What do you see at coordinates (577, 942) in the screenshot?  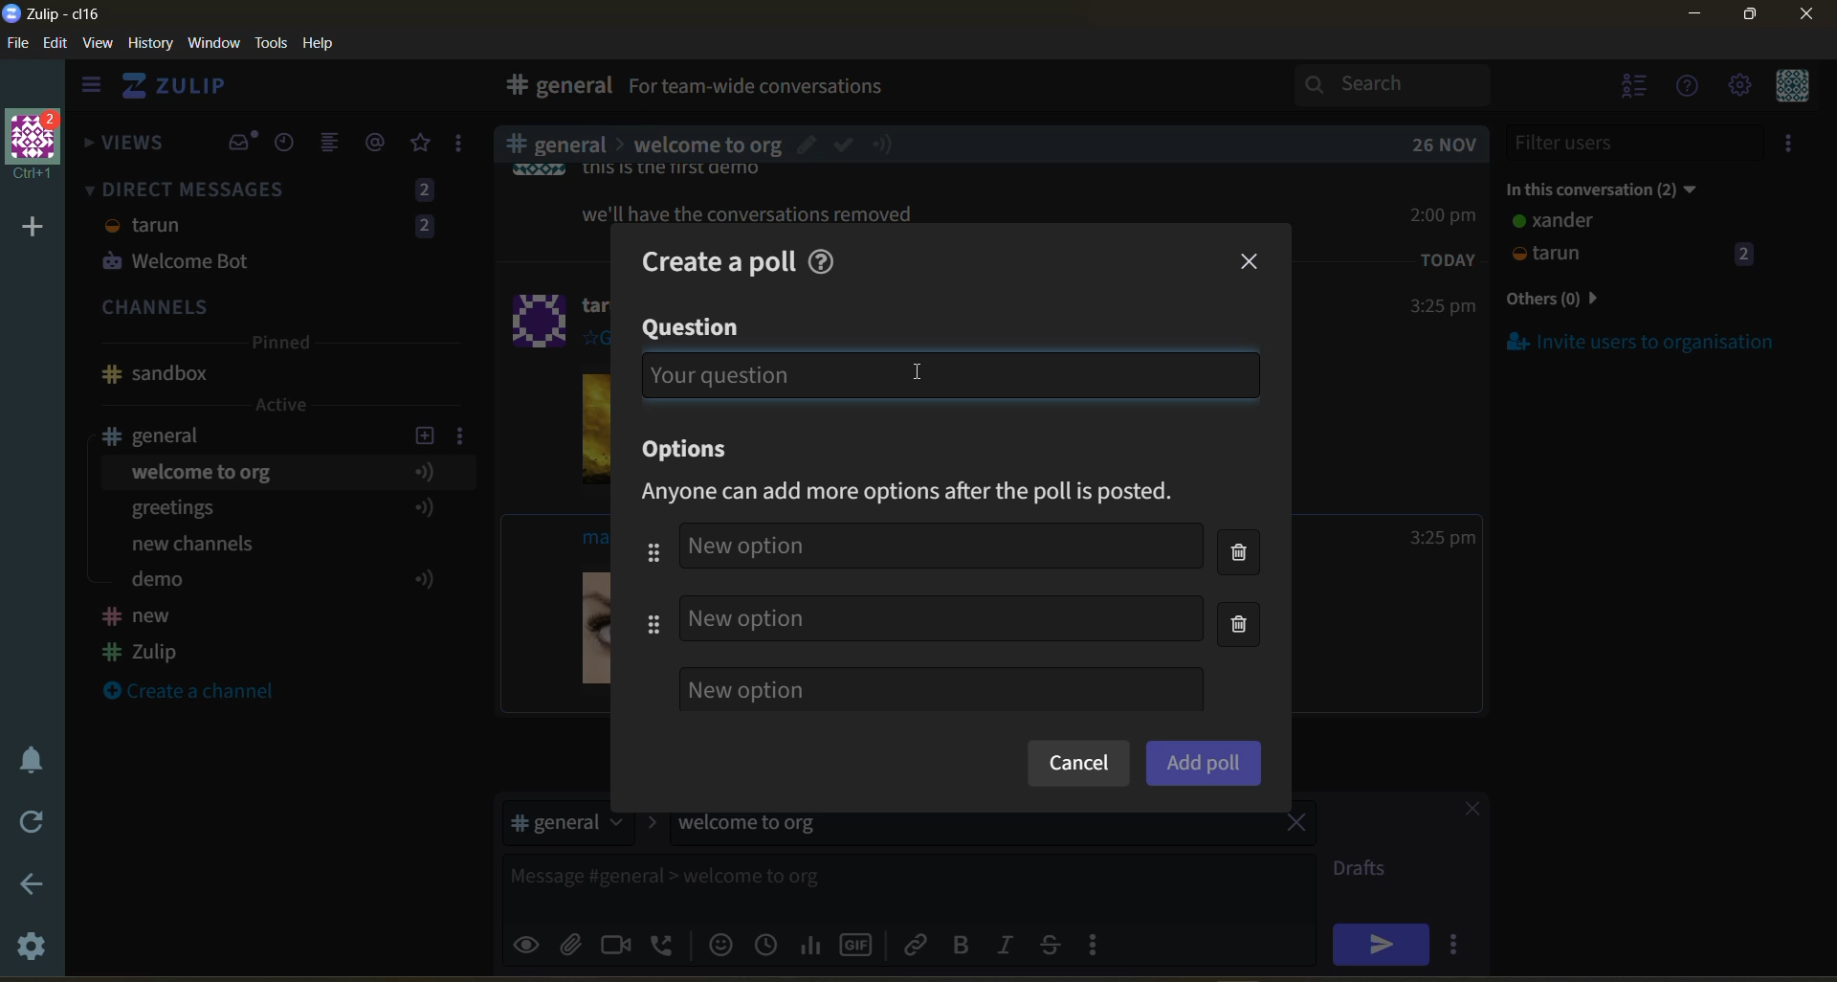 I see `upload files` at bounding box center [577, 942].